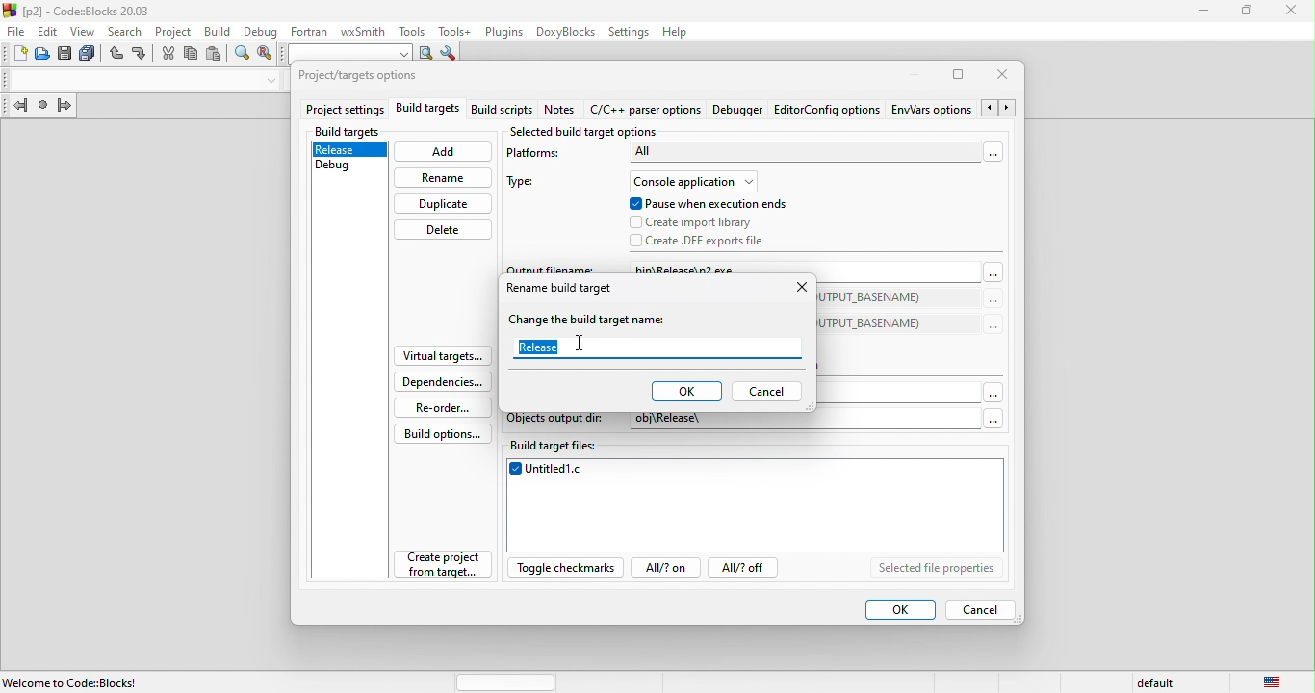 This screenshot has height=693, width=1315. What do you see at coordinates (455, 31) in the screenshot?
I see `tools++` at bounding box center [455, 31].